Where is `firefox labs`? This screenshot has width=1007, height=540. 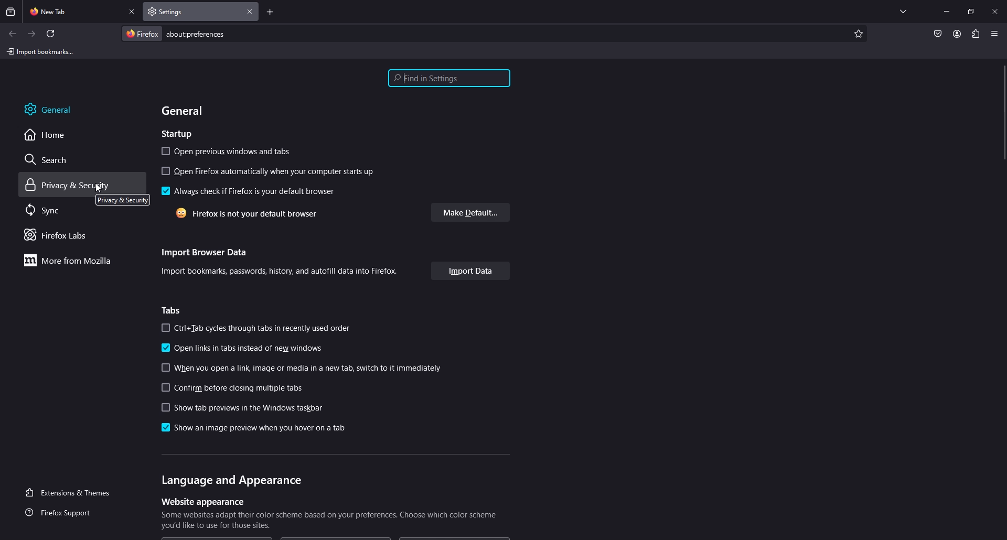 firefox labs is located at coordinates (70, 235).